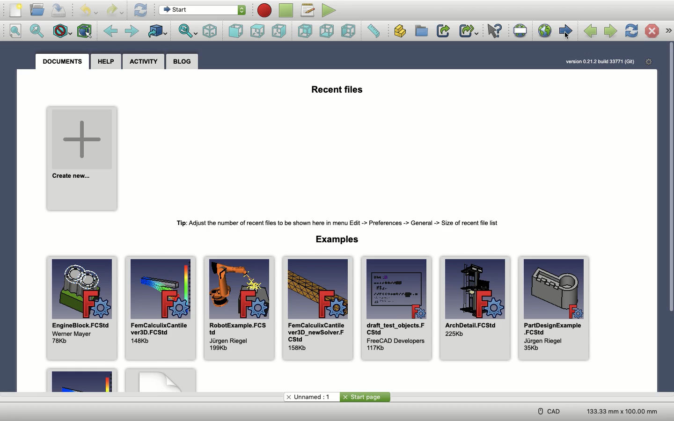  What do you see at coordinates (84, 32) in the screenshot?
I see `Bounding box` at bounding box center [84, 32].